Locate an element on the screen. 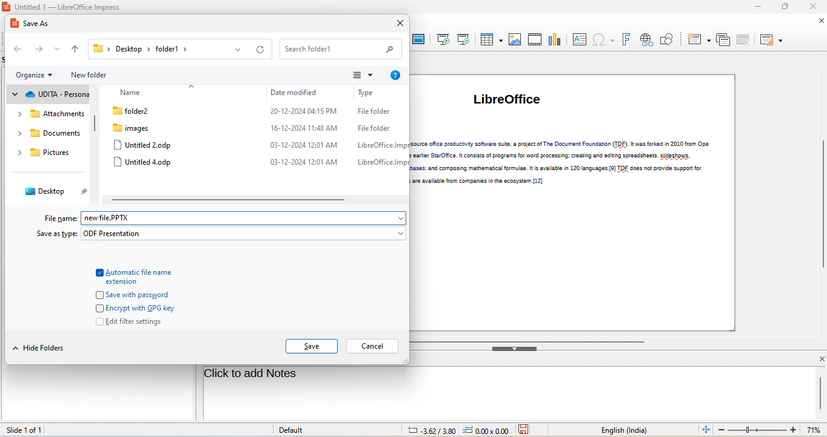 This screenshot has width=827, height=437. start from current slide  is located at coordinates (465, 39).